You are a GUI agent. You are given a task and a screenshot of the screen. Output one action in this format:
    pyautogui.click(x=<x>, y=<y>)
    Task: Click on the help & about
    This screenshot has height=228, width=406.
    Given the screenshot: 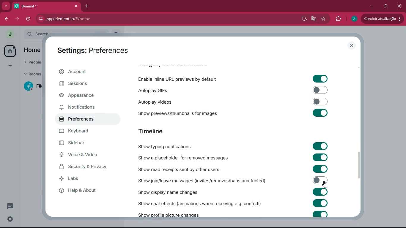 What is the action you would take?
    pyautogui.click(x=80, y=191)
    